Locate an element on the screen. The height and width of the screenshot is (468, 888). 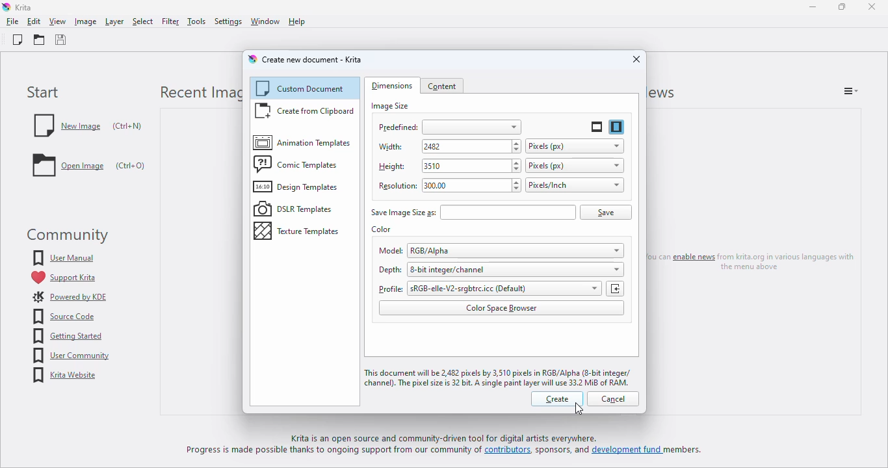
create new document is located at coordinates (17, 40).